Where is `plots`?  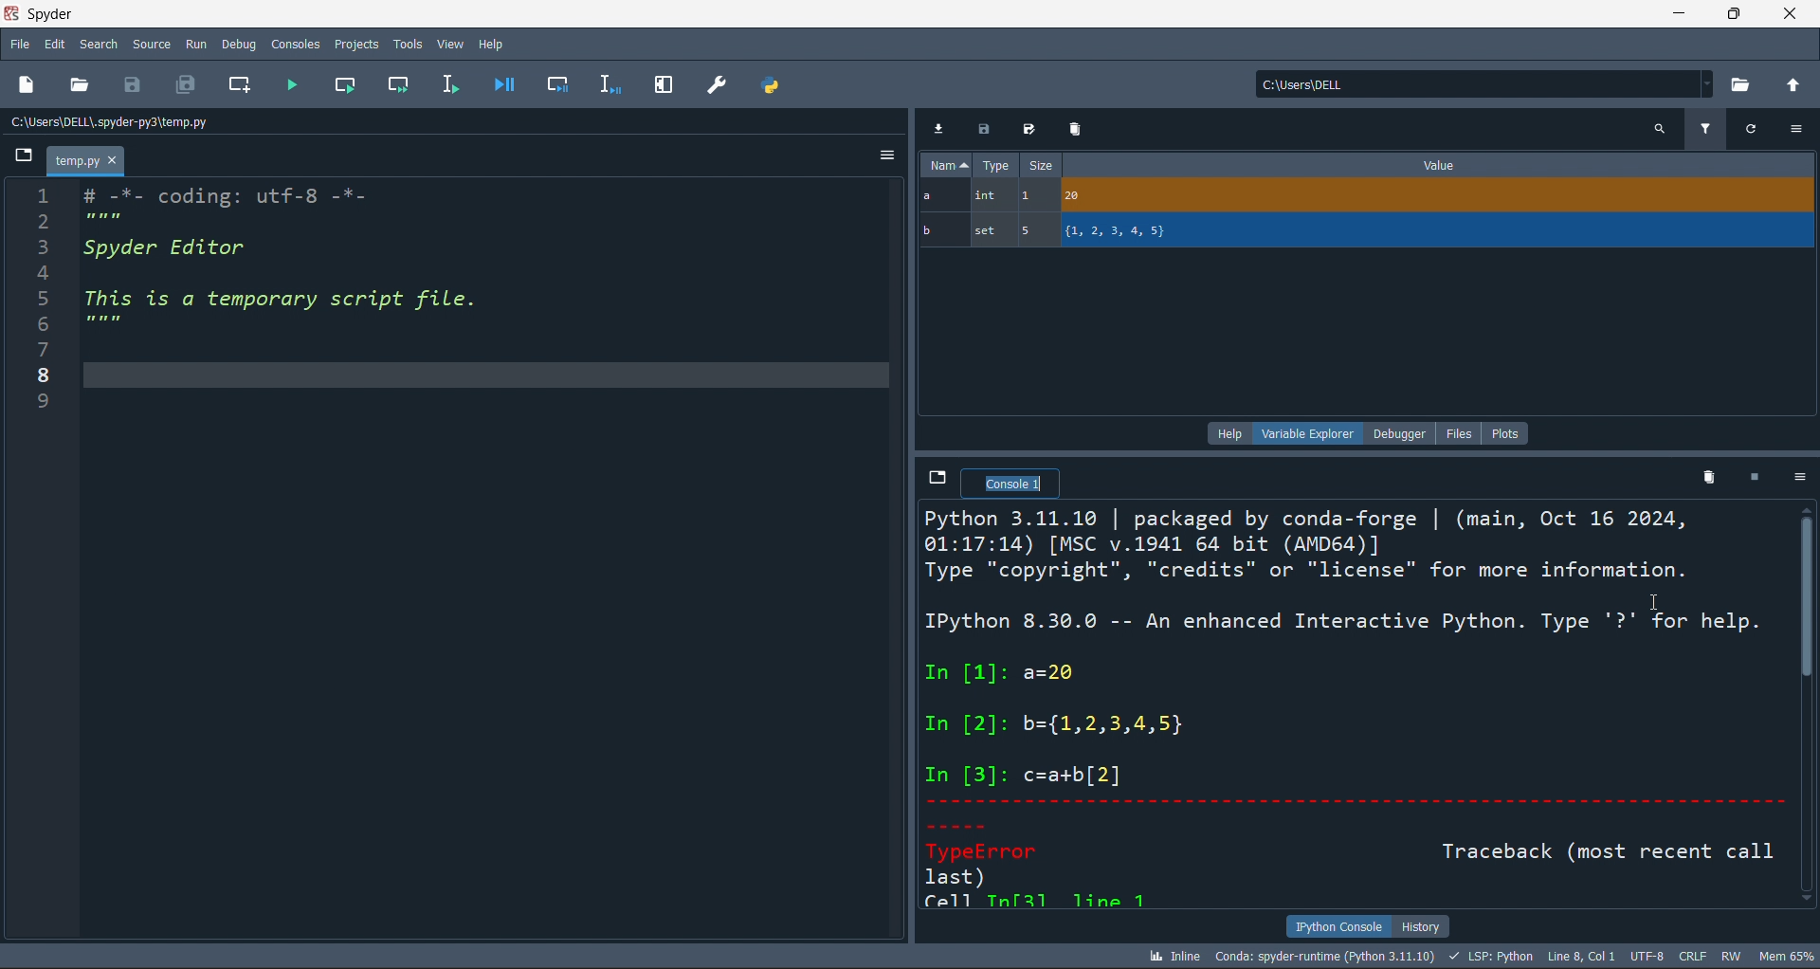
plots is located at coordinates (1506, 431).